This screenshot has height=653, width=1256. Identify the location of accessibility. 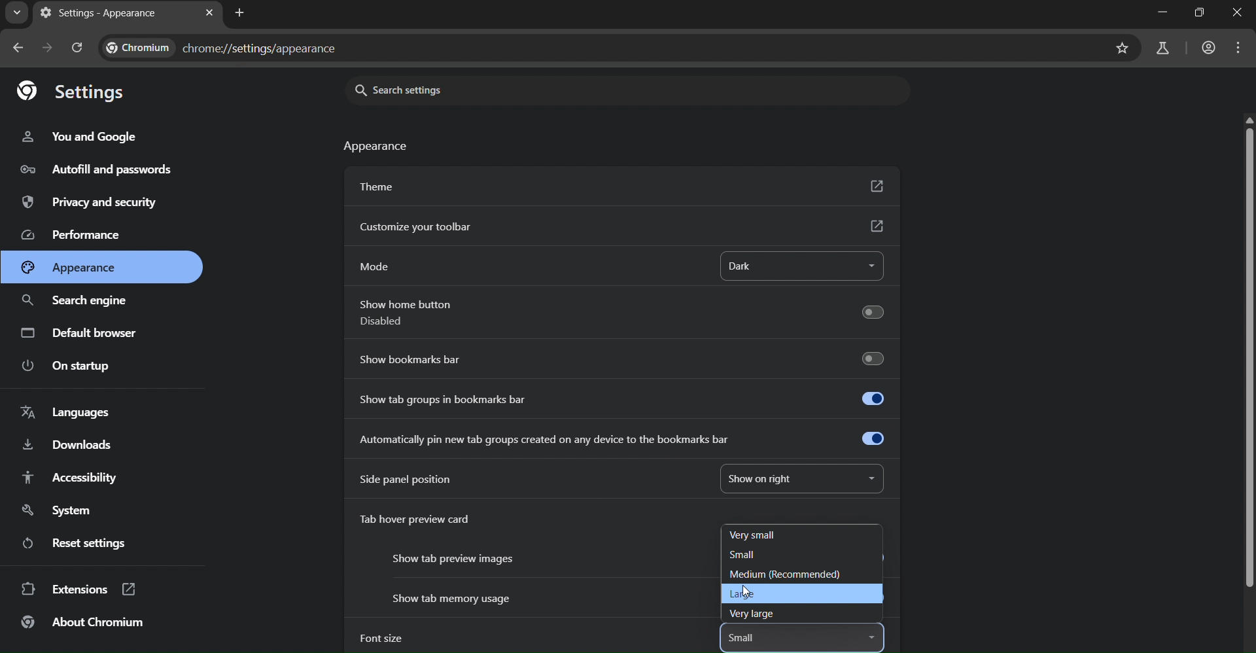
(83, 480).